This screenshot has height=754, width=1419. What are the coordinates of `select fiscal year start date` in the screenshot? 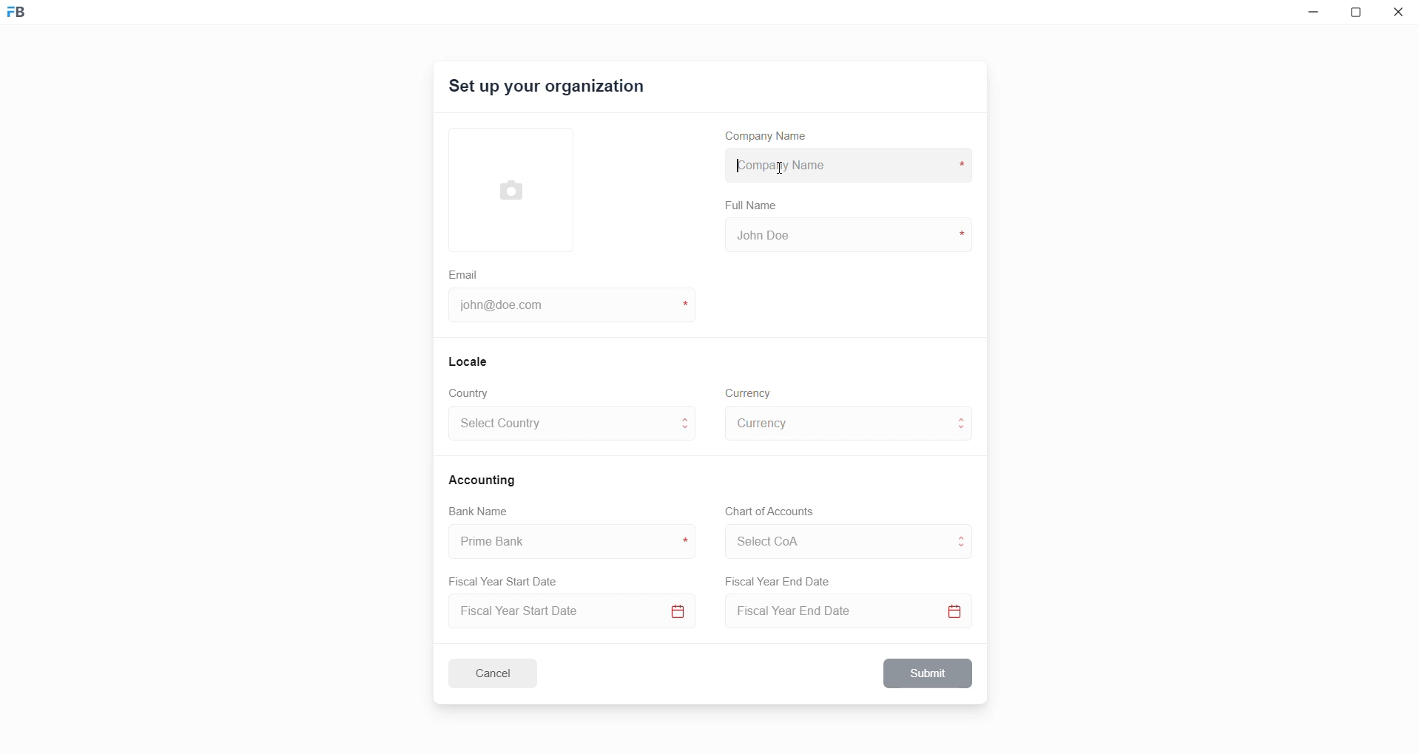 It's located at (568, 613).